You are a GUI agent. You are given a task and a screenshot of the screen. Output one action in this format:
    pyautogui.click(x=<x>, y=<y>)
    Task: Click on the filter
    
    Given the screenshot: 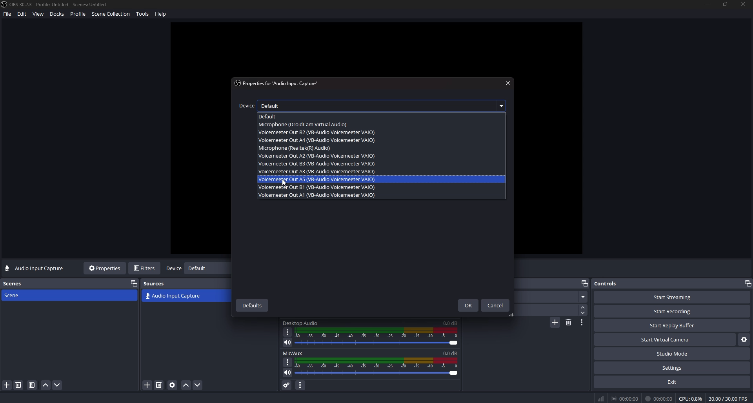 What is the action you would take?
    pyautogui.click(x=32, y=385)
    